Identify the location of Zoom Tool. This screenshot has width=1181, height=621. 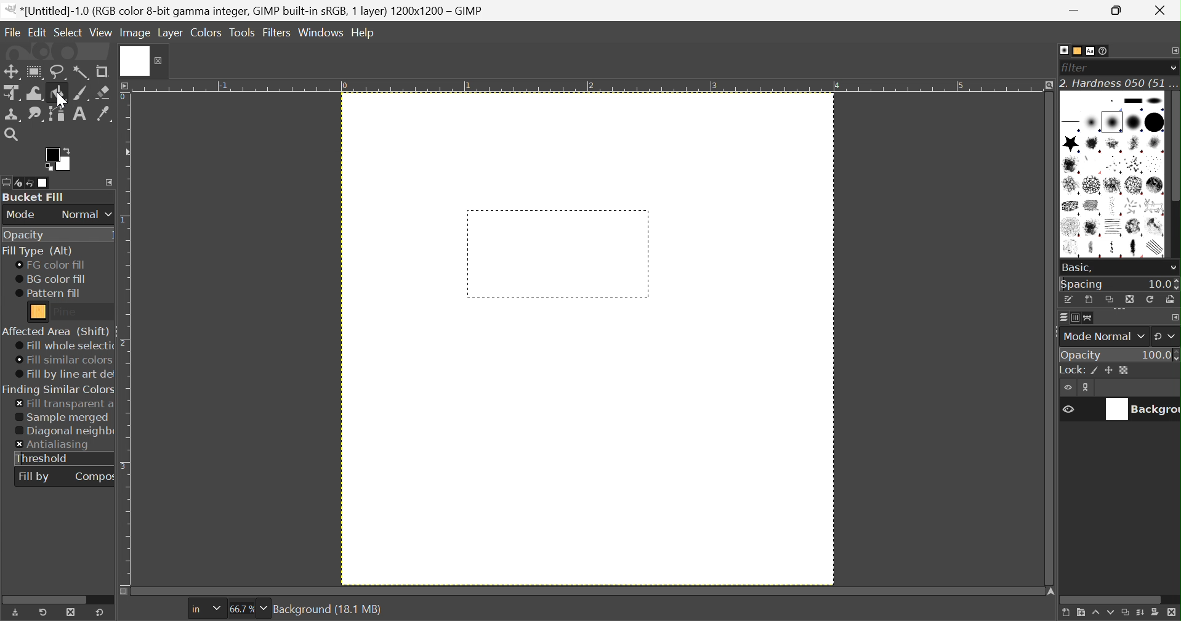
(10, 134).